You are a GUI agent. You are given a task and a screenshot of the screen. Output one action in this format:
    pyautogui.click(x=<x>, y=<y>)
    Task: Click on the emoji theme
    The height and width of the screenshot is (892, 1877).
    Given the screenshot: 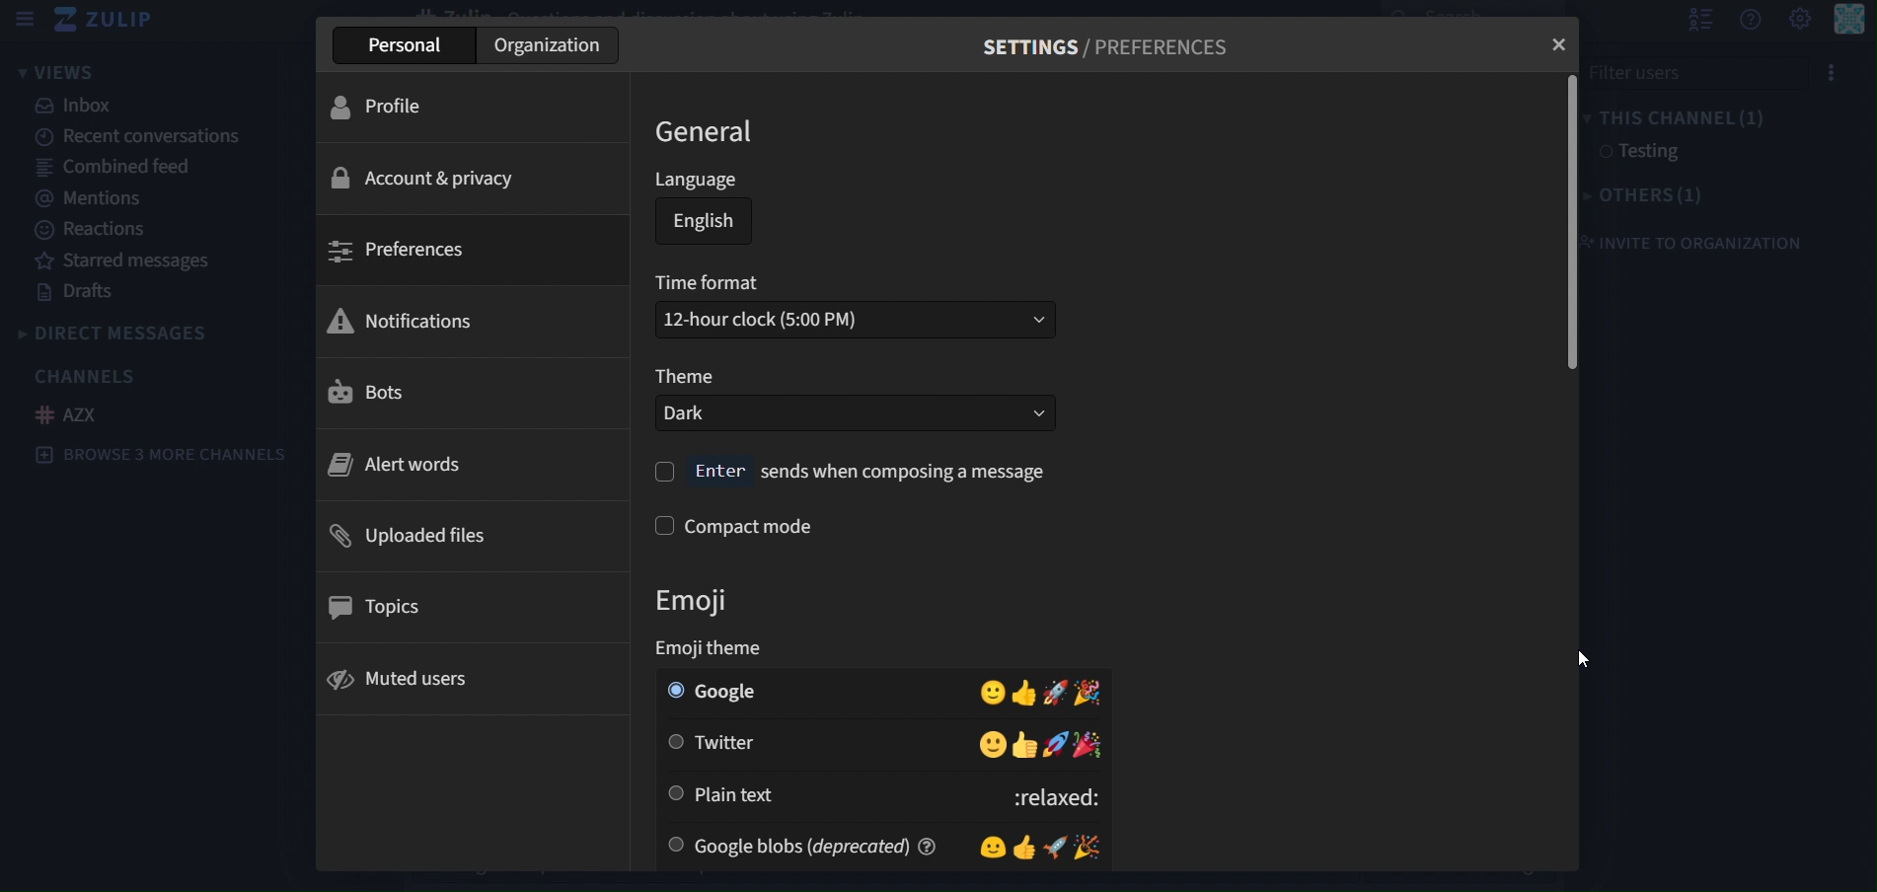 What is the action you would take?
    pyautogui.click(x=711, y=646)
    